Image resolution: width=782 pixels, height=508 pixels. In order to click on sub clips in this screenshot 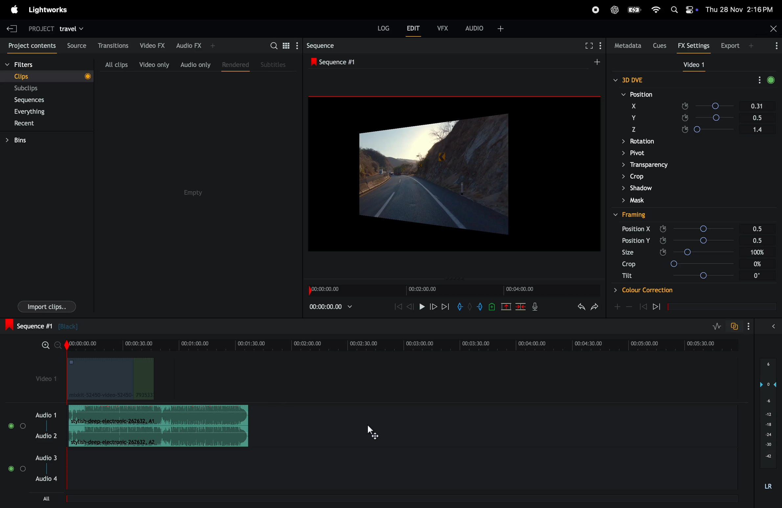, I will do `click(35, 89)`.